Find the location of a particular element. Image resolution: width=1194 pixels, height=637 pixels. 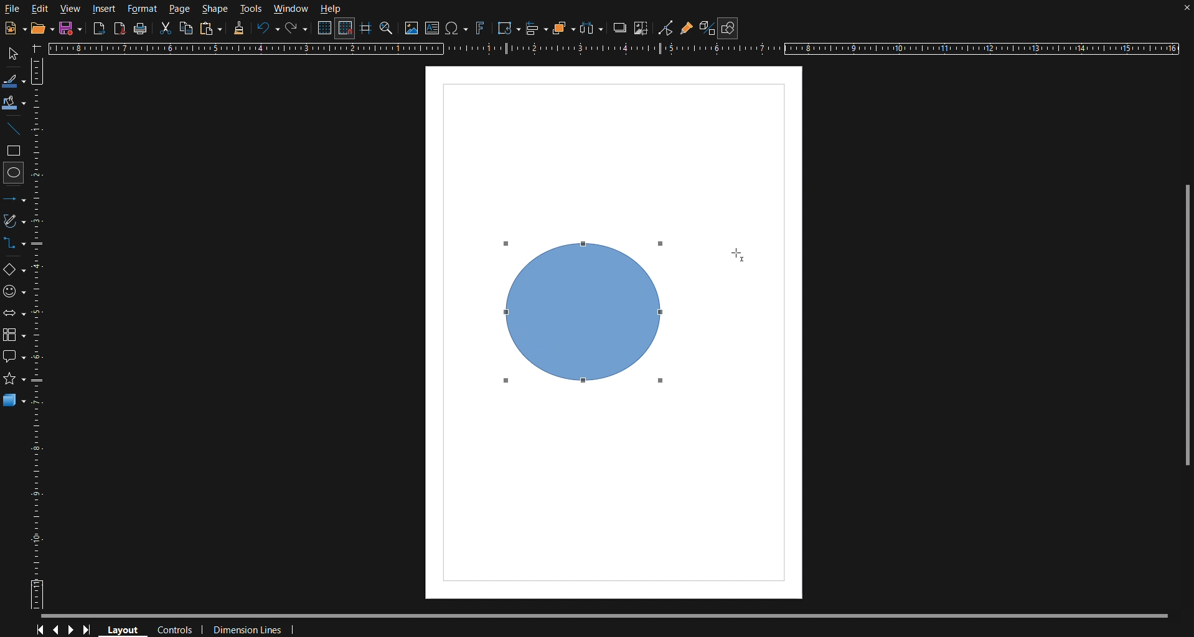

Line Color is located at coordinates (16, 80).